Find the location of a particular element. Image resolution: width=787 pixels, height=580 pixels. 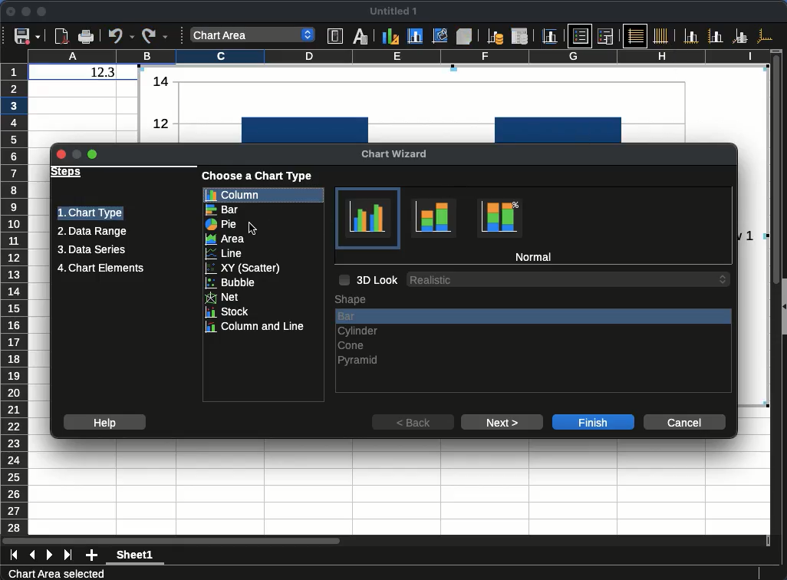

untitled 1 is located at coordinates (393, 12).